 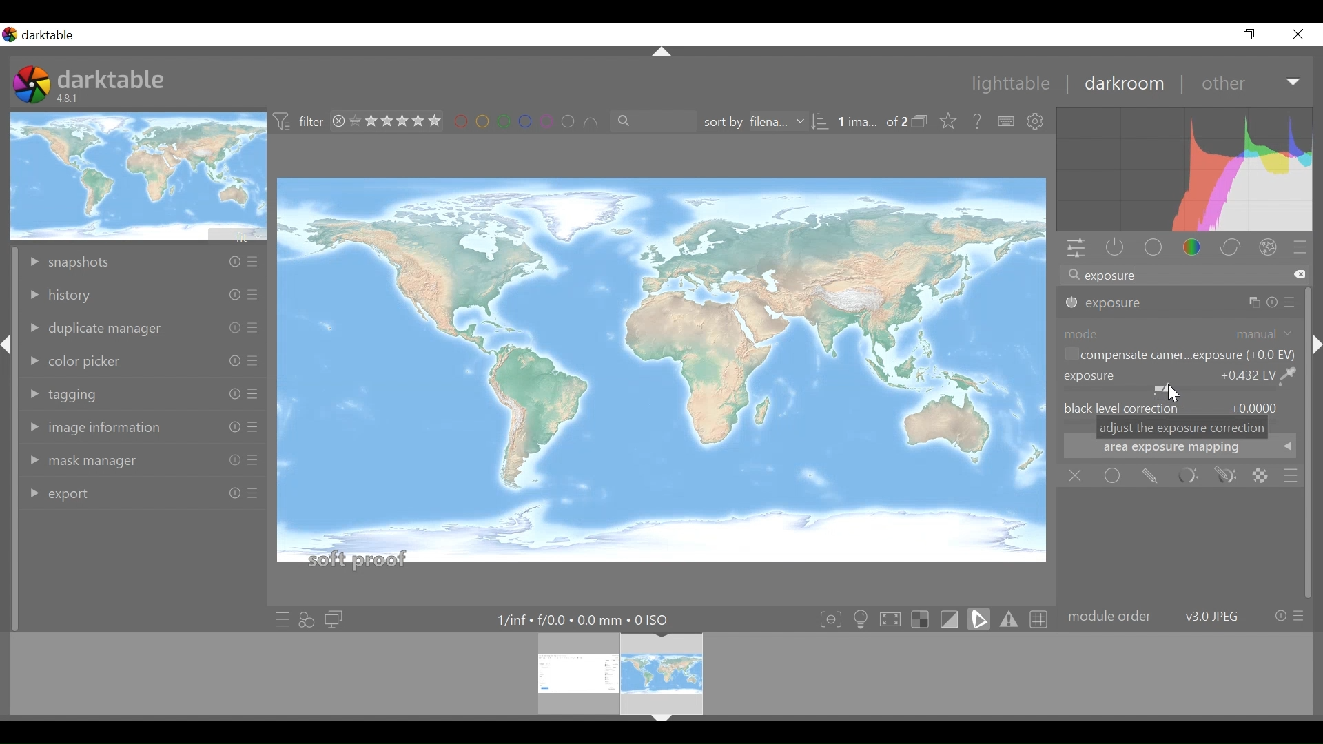 What do you see at coordinates (663, 723) in the screenshot?
I see `` at bounding box center [663, 723].